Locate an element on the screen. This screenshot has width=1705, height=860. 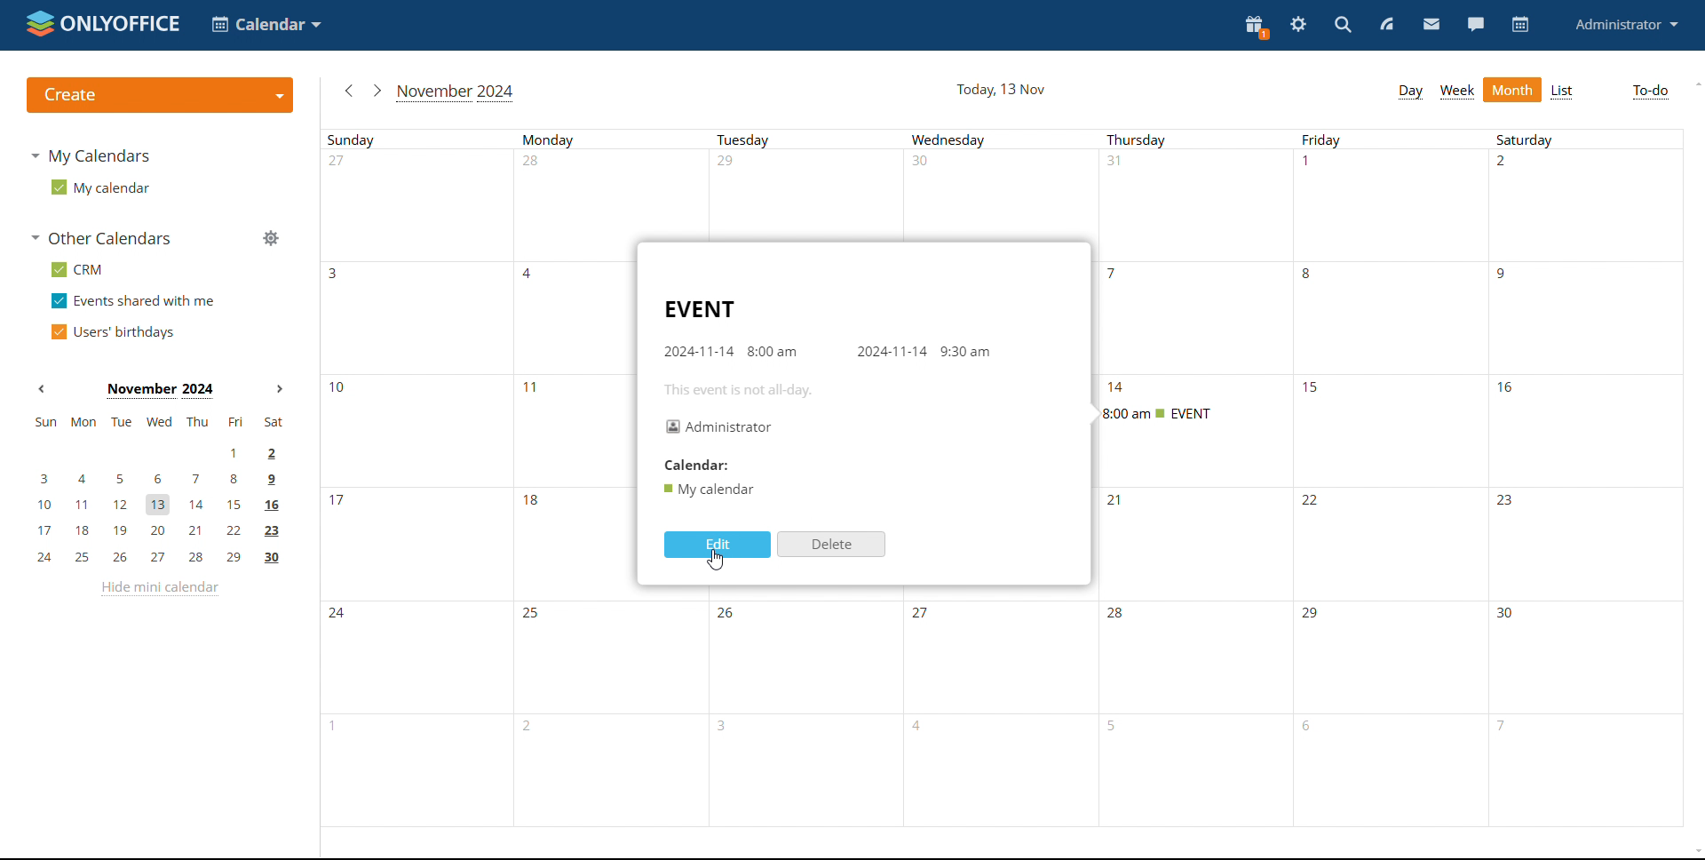
current month is located at coordinates (160, 389).